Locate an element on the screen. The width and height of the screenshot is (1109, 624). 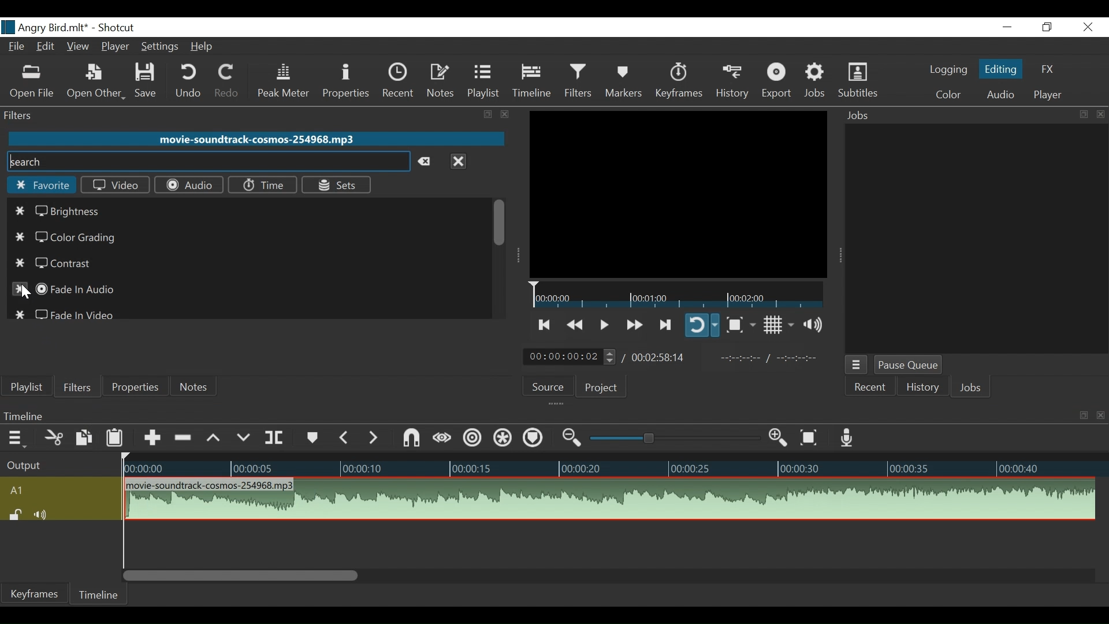
A1 is located at coordinates (58, 489).